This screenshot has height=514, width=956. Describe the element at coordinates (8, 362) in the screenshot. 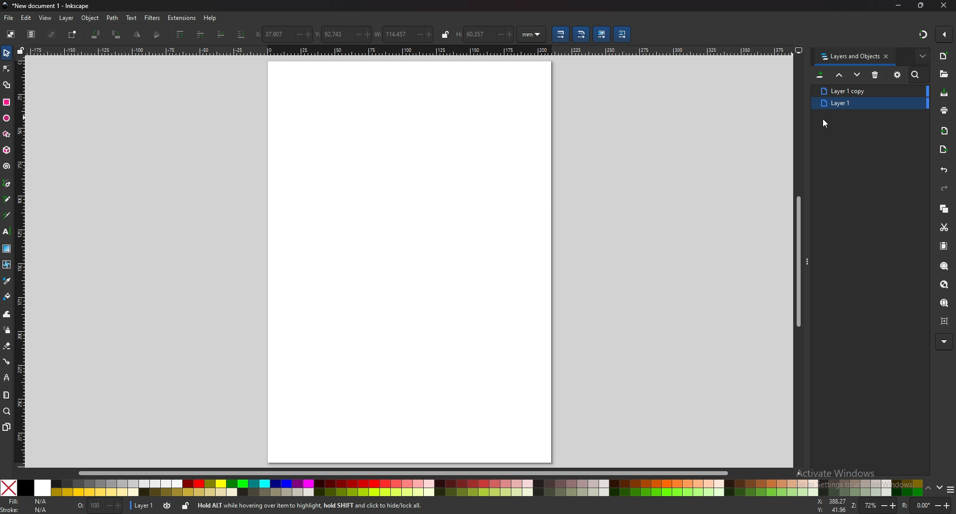

I see `connector` at that location.